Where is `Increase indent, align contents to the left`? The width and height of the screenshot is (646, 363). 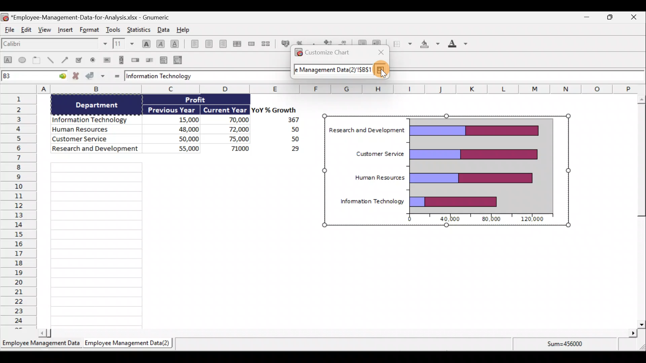 Increase indent, align contents to the left is located at coordinates (379, 41).